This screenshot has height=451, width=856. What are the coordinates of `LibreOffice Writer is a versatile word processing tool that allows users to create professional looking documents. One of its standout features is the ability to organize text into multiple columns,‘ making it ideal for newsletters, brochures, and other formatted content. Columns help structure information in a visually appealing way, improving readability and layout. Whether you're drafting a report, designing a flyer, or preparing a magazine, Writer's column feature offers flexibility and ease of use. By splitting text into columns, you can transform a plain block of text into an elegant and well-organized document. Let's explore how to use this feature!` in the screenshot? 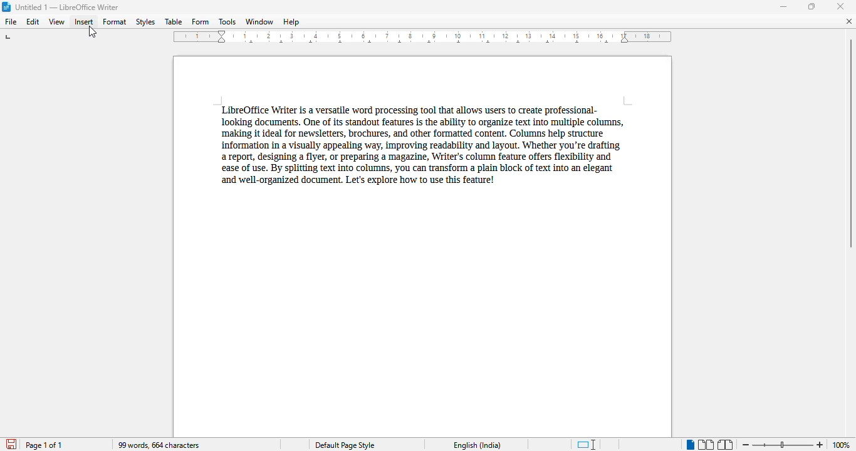 It's located at (419, 144).